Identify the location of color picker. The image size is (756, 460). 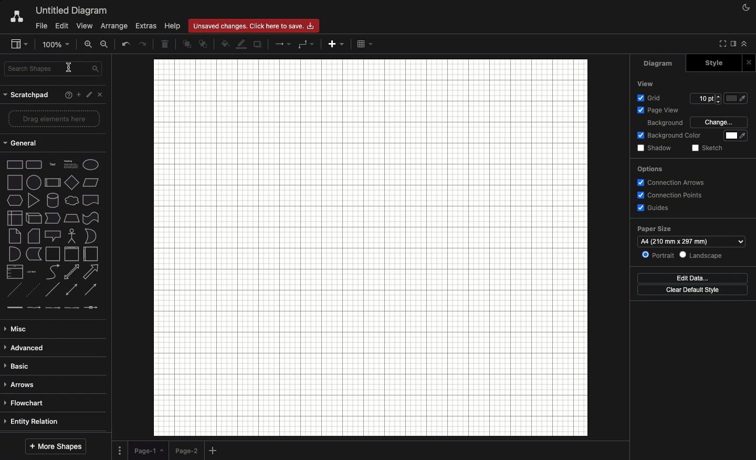
(739, 97).